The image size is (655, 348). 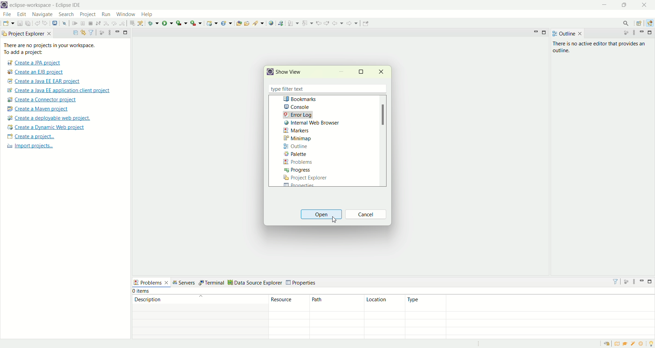 What do you see at coordinates (568, 33) in the screenshot?
I see `outline` at bounding box center [568, 33].